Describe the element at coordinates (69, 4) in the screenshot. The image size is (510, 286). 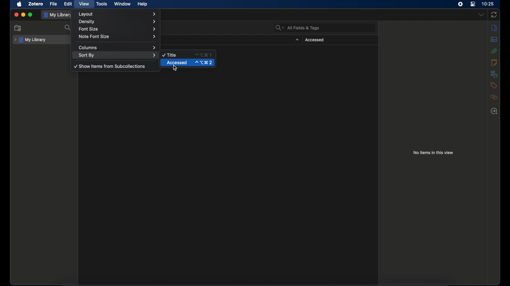
I see `edit` at that location.